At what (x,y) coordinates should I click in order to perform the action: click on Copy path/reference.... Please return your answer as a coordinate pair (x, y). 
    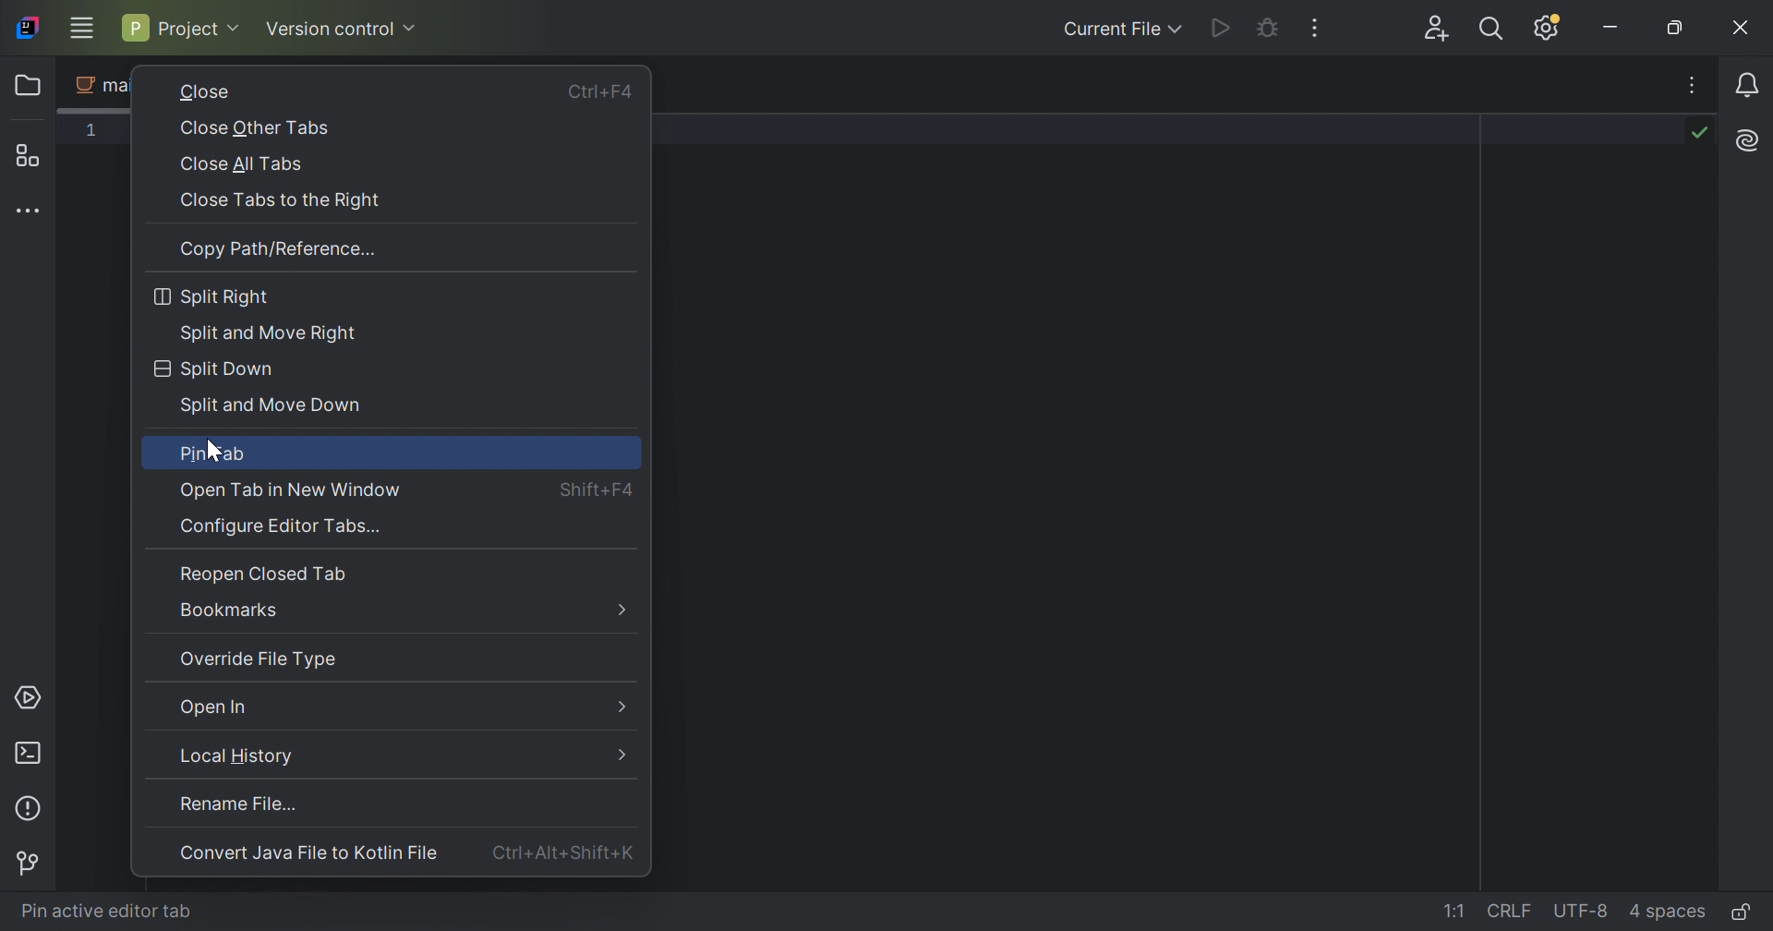
    Looking at the image, I should click on (281, 250).